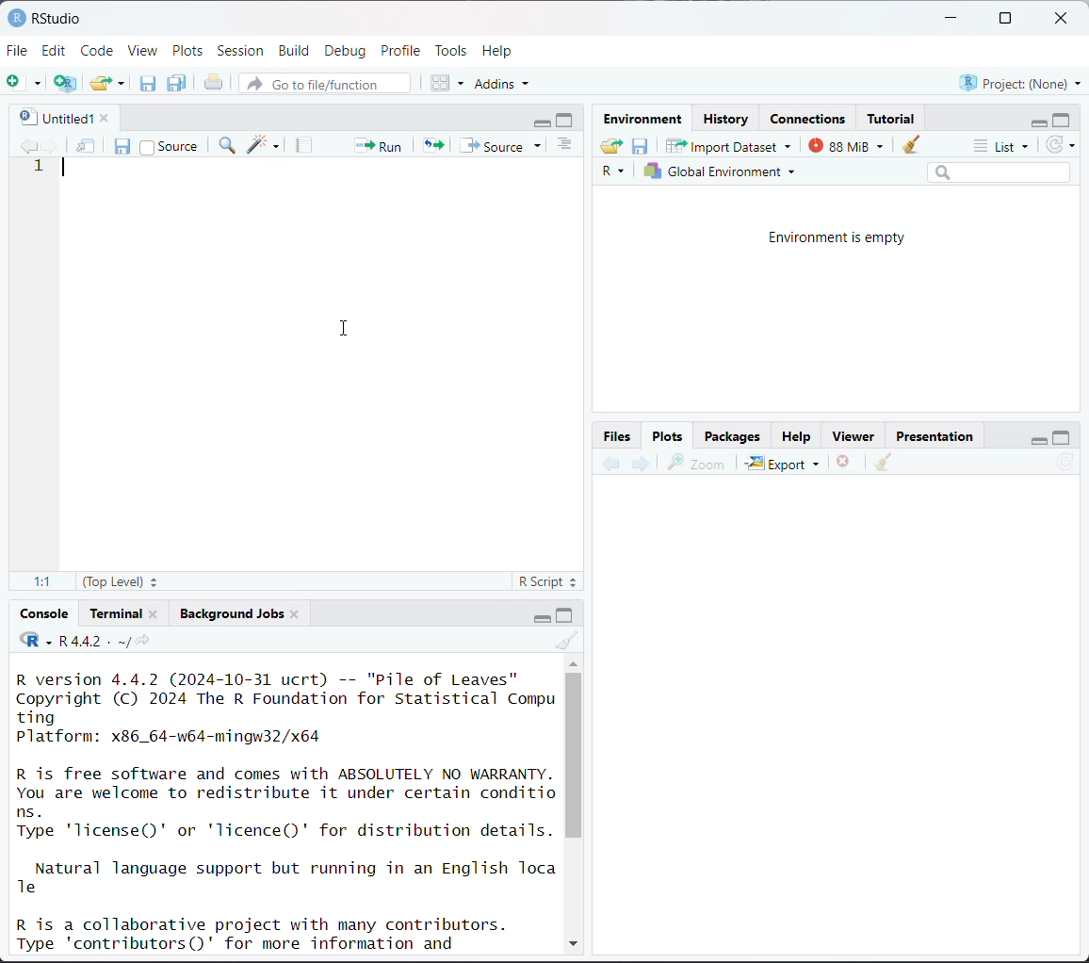 Image resolution: width=1089 pixels, height=963 pixels. Describe the element at coordinates (857, 437) in the screenshot. I see `Viewer` at that location.